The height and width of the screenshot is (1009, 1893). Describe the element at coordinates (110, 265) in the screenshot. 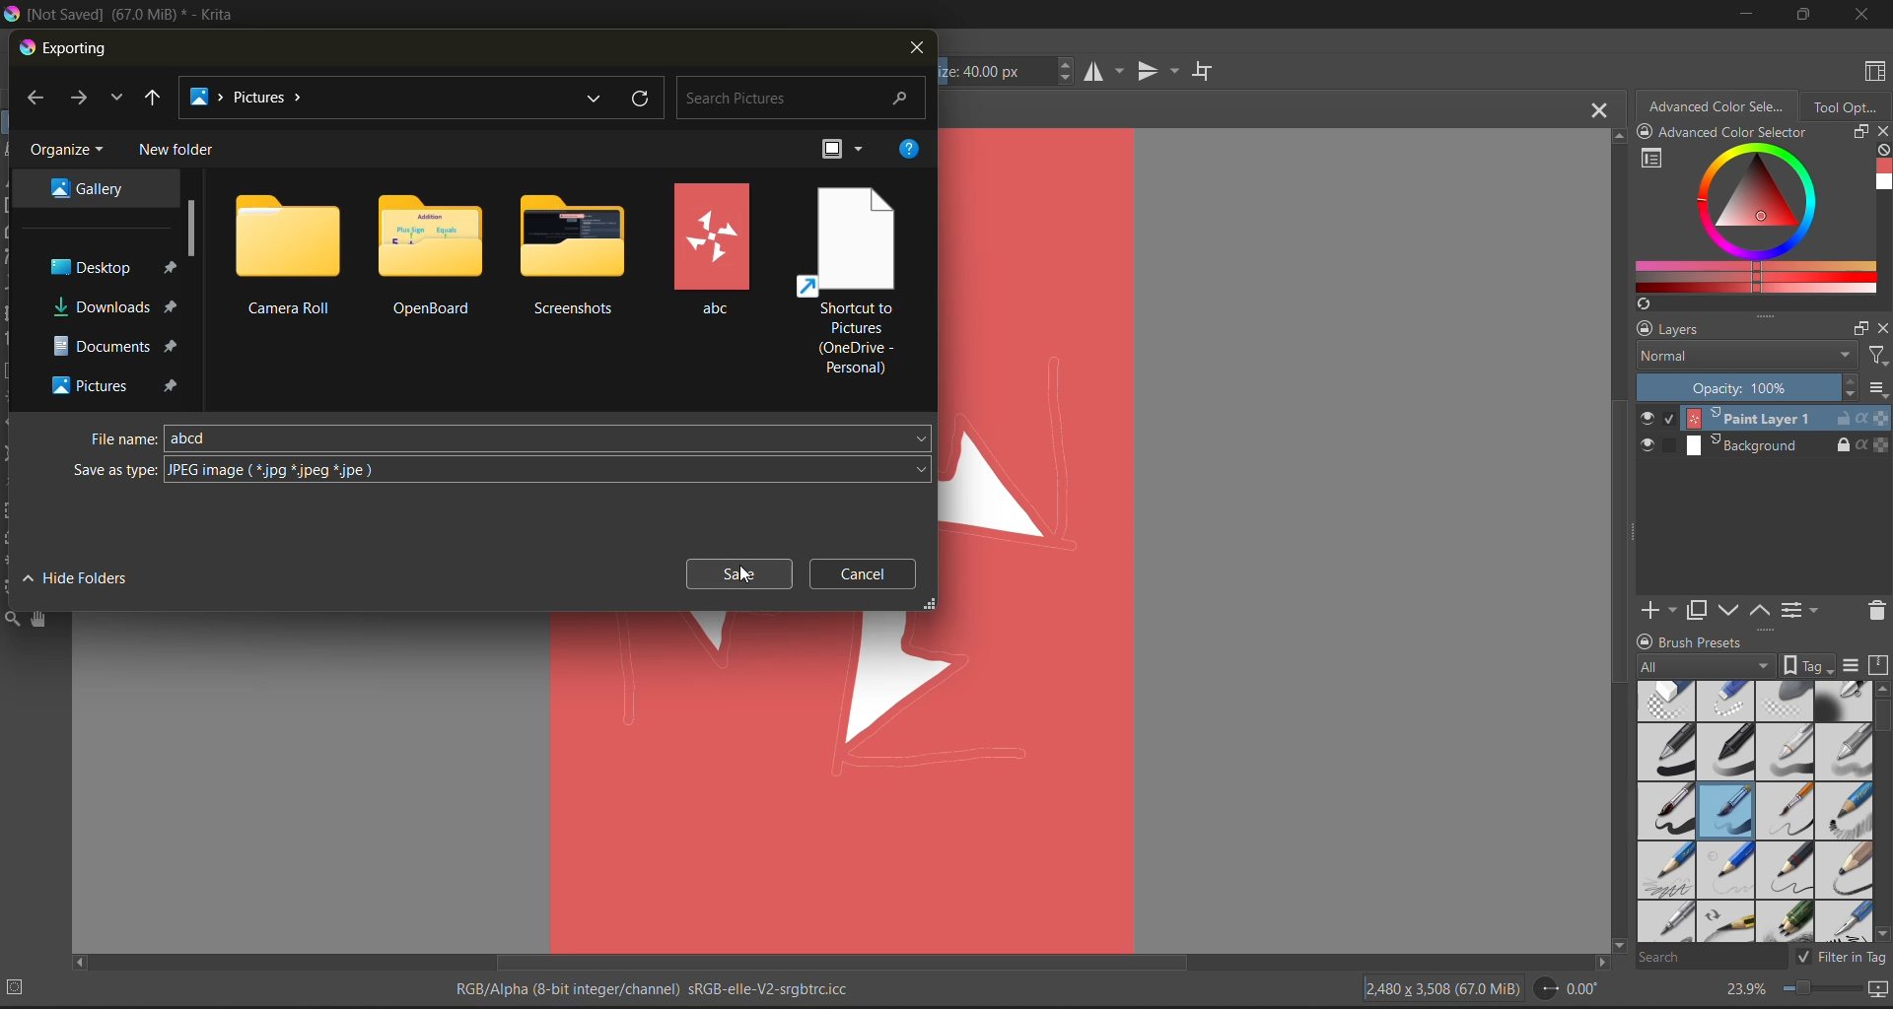

I see `file destination` at that location.